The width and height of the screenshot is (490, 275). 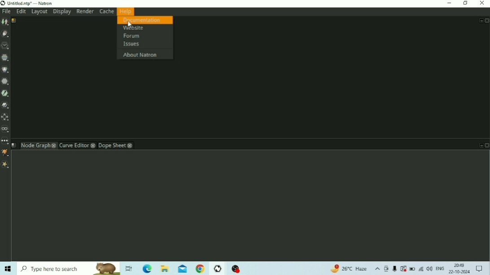 What do you see at coordinates (480, 145) in the screenshot?
I see `Float Pane` at bounding box center [480, 145].